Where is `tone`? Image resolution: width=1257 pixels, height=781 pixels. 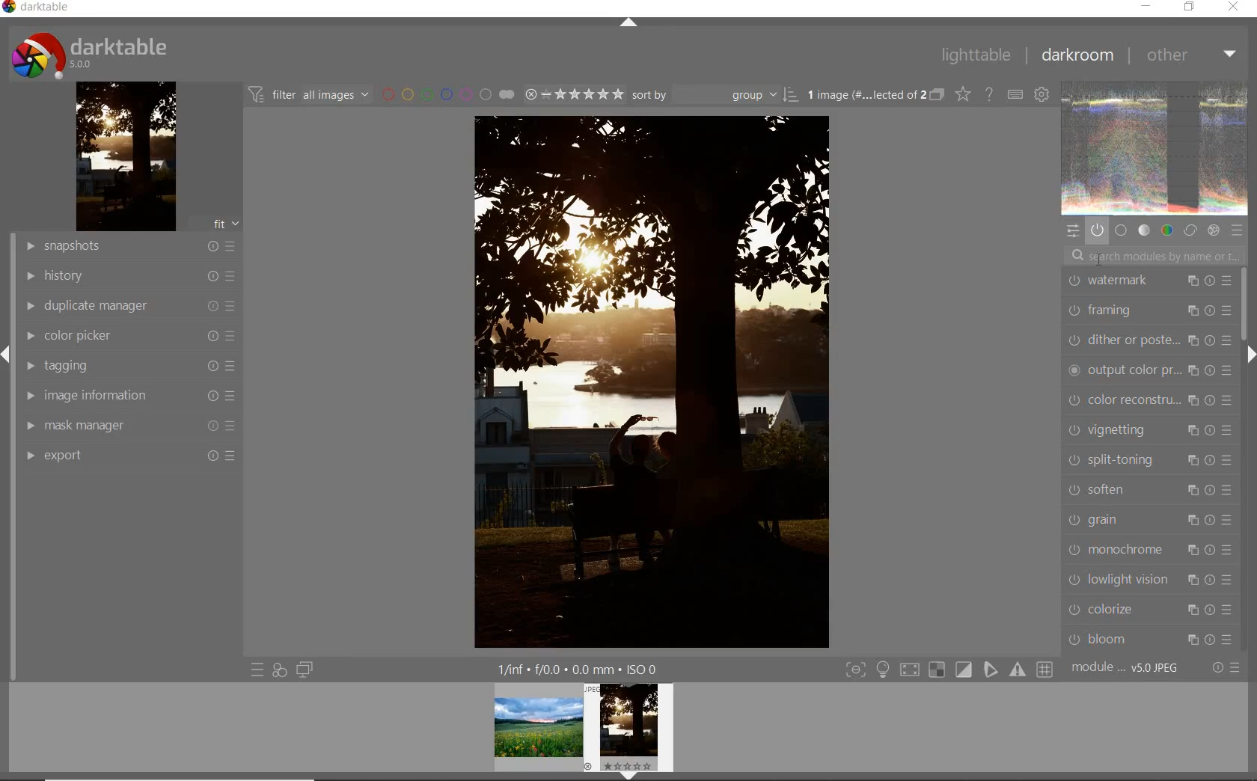 tone is located at coordinates (1145, 229).